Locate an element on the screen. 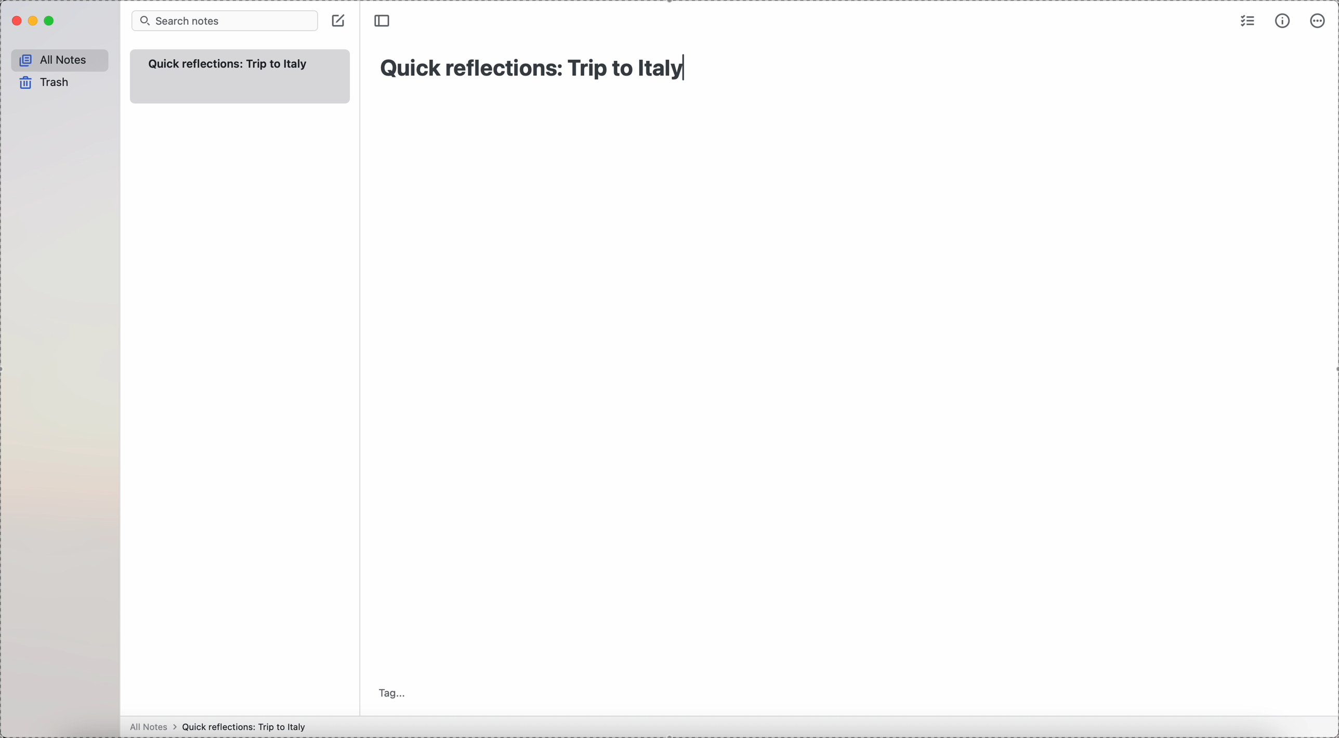 The width and height of the screenshot is (1339, 738). toggle sidebar is located at coordinates (384, 21).